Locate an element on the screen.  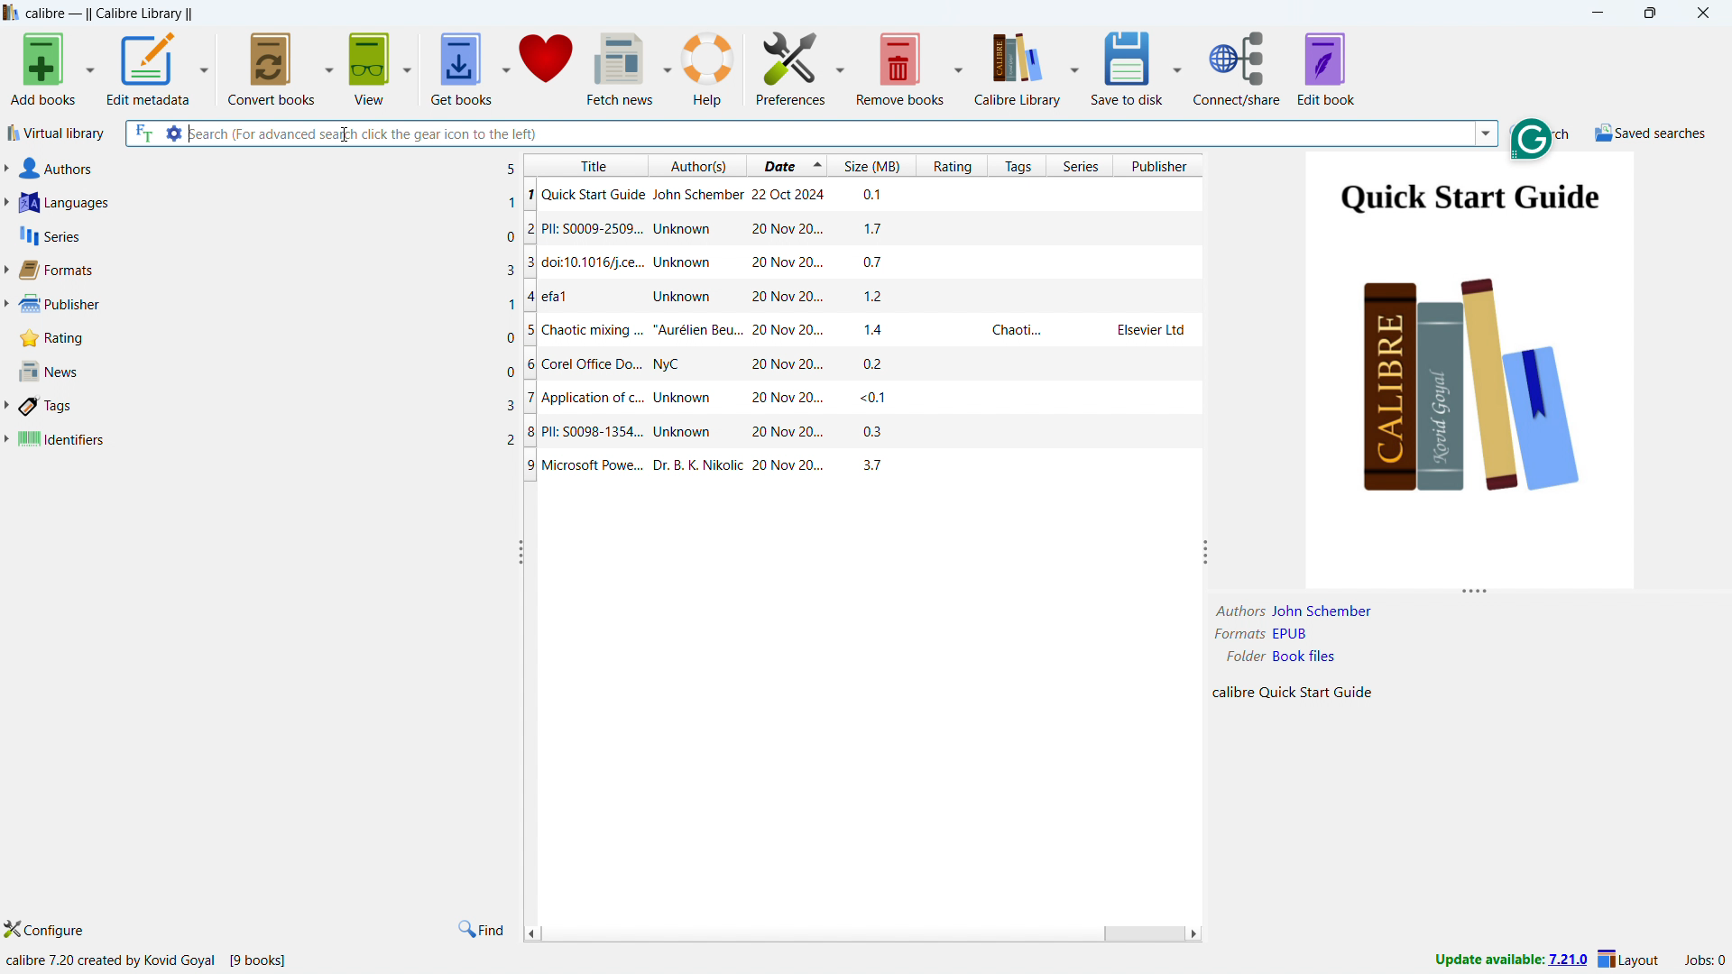
formats is located at coordinates (267, 270).